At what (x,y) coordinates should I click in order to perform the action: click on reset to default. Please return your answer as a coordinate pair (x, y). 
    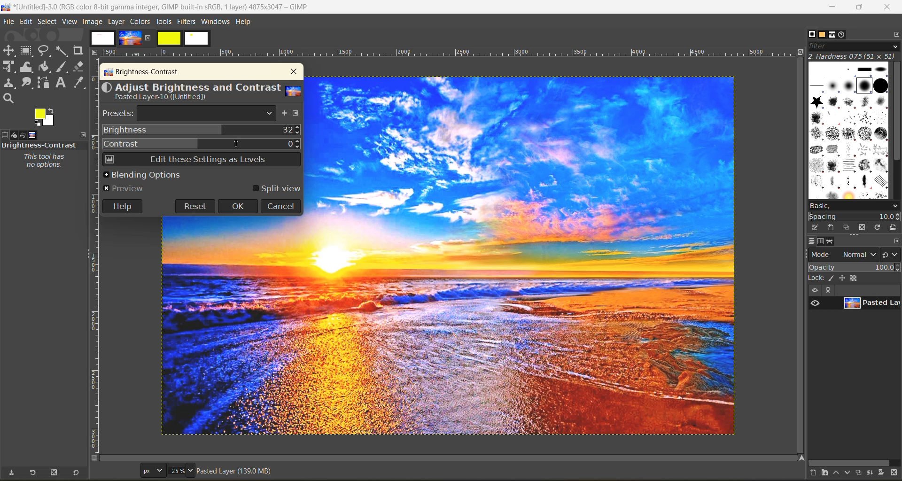
    Looking at the image, I should click on (76, 472).